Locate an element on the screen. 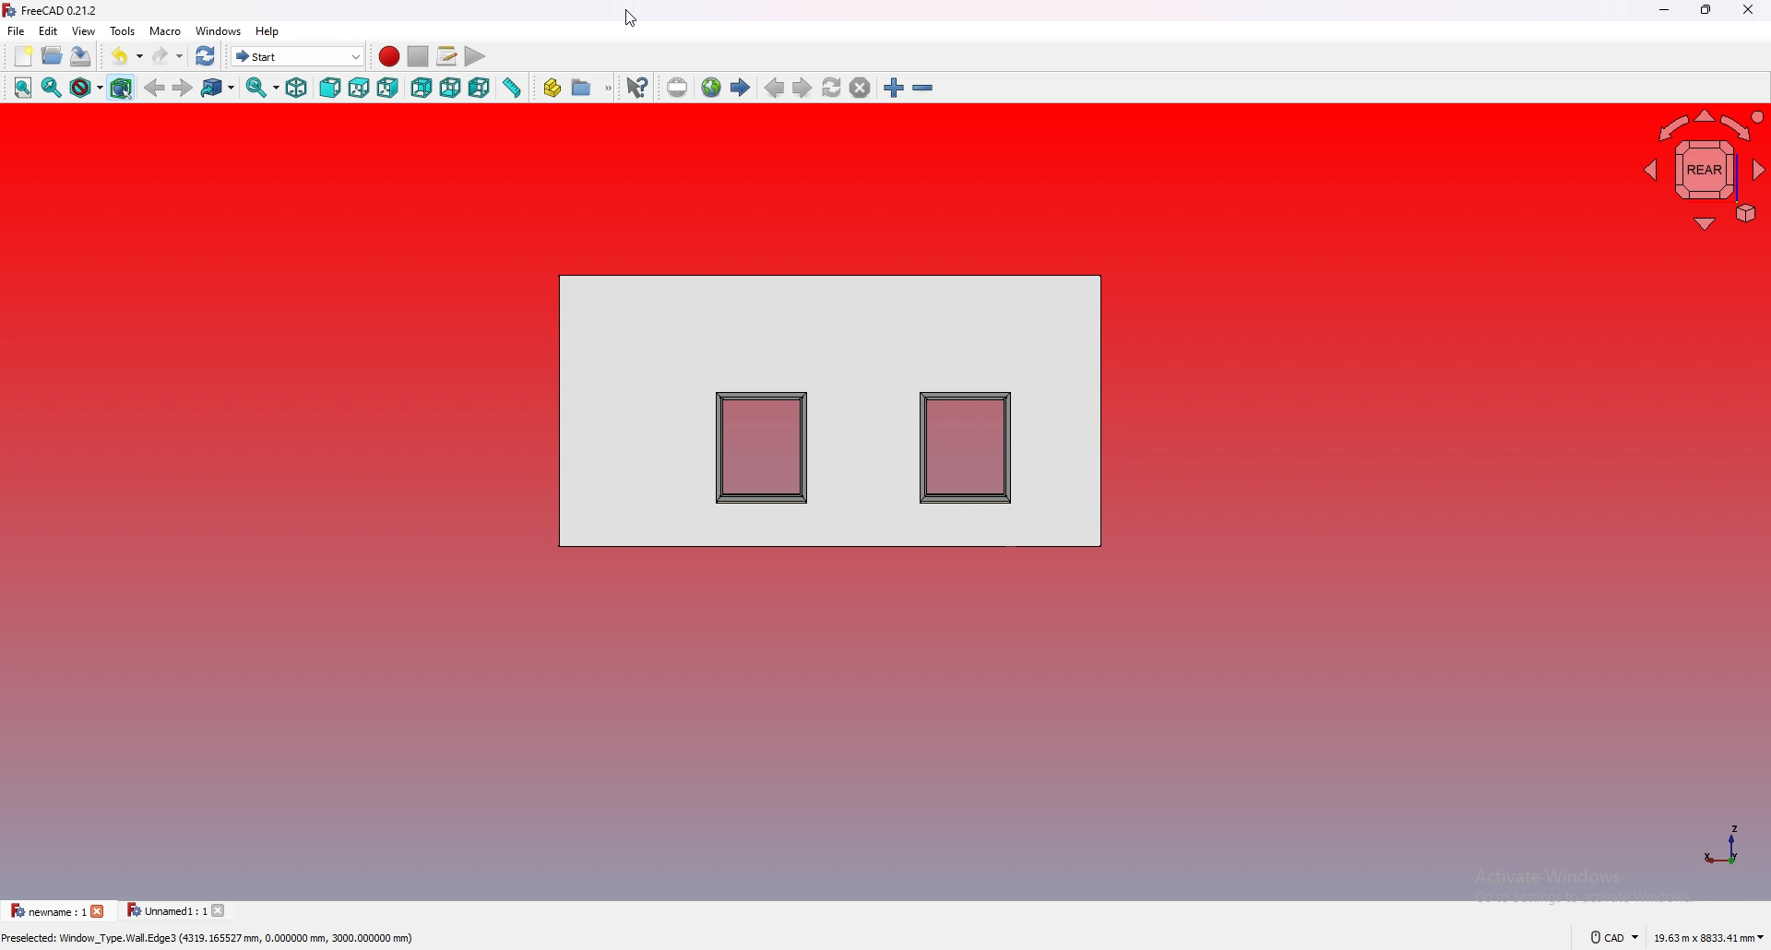 The image size is (1771, 950). back is located at coordinates (156, 88).